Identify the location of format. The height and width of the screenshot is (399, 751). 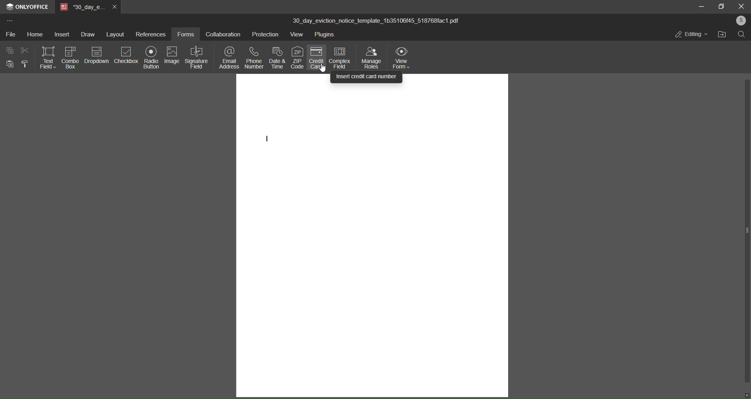
(25, 65).